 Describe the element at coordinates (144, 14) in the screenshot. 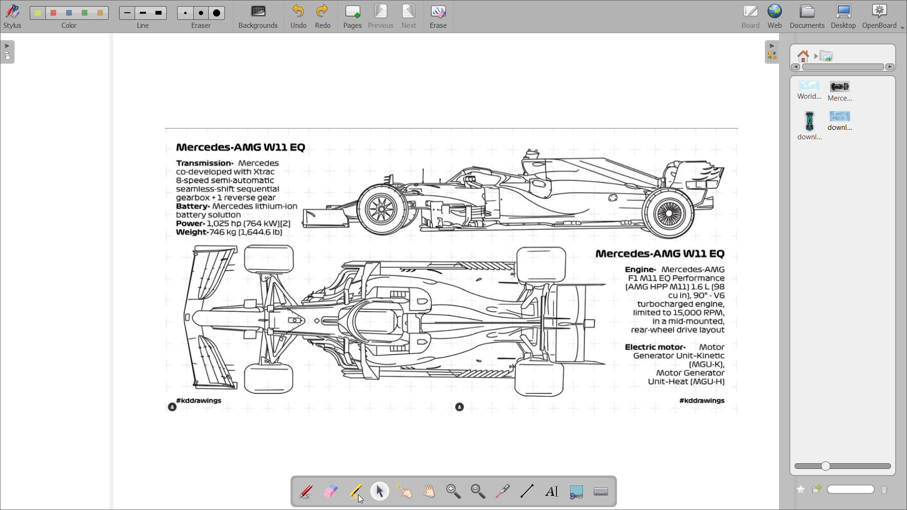

I see `line 2` at that location.